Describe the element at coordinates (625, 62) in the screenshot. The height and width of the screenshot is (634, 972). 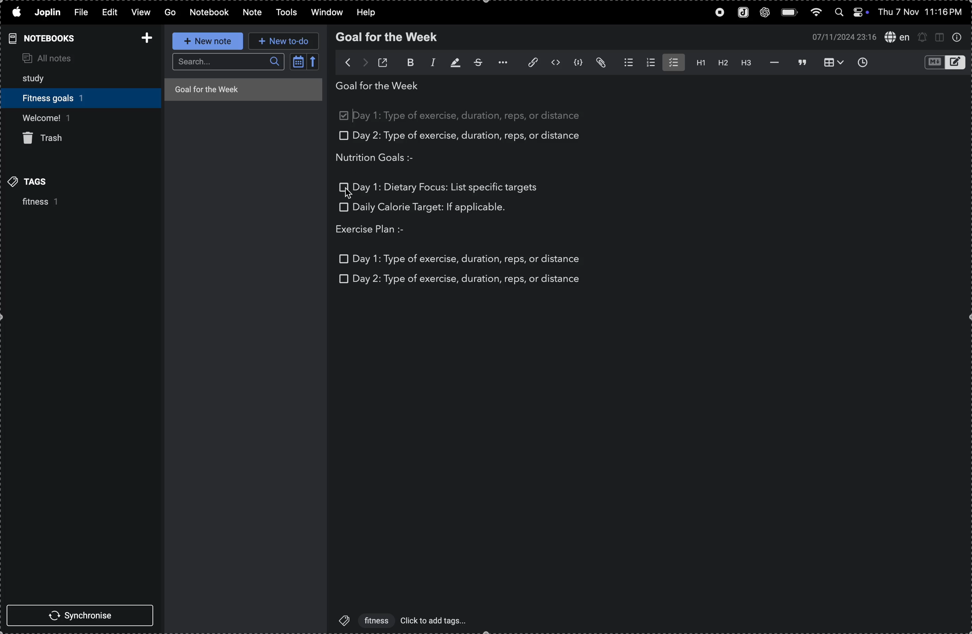
I see `bullet list` at that location.